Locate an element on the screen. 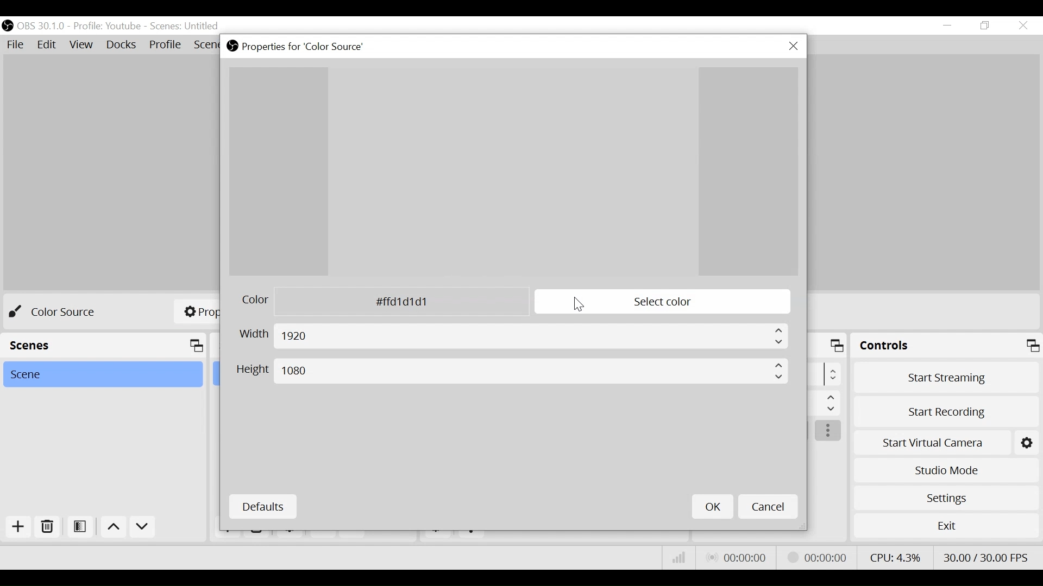 The image size is (1043, 586). OBS Studio Desktop icon is located at coordinates (233, 46).